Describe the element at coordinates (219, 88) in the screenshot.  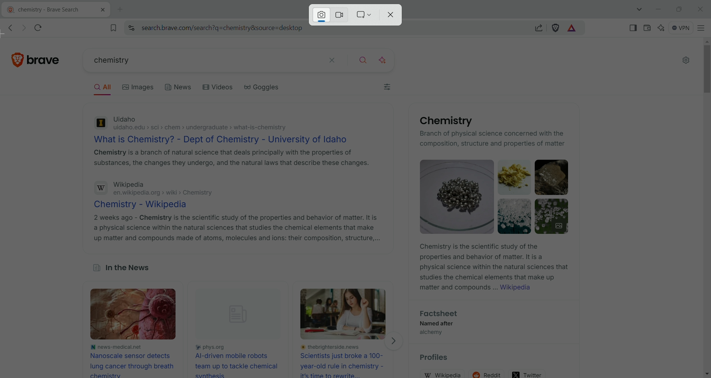
I see `Videos` at that location.